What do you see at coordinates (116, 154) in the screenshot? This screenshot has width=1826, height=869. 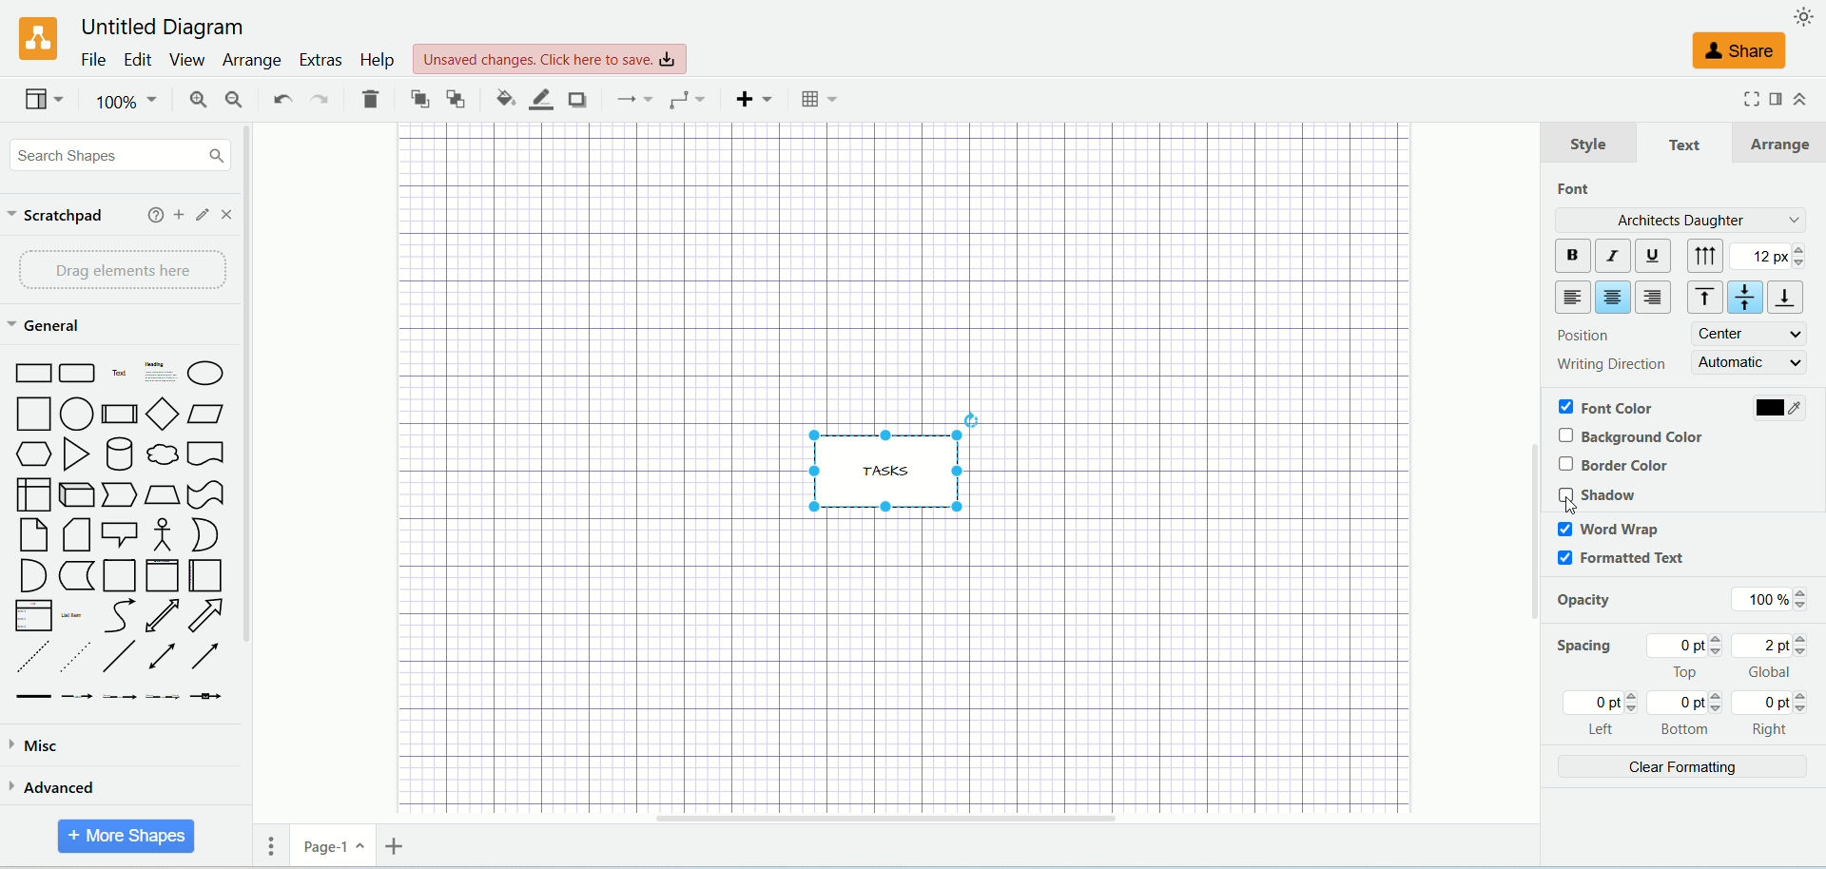 I see `search shapes` at bounding box center [116, 154].